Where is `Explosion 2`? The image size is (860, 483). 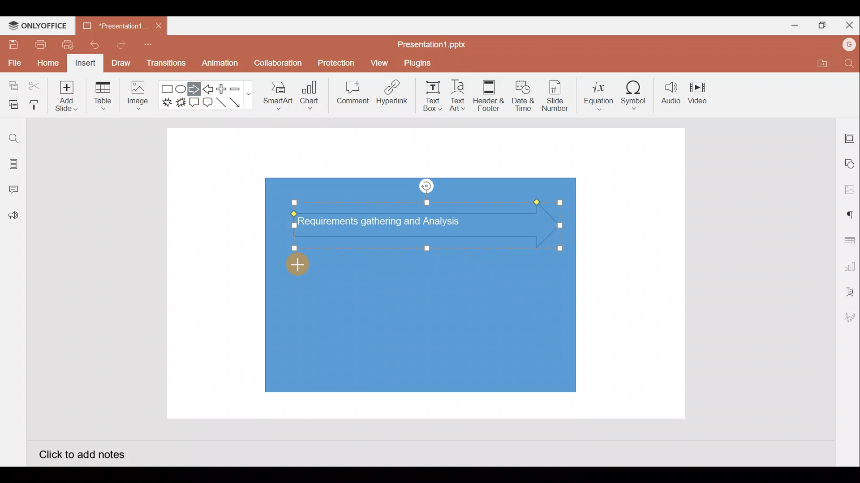 Explosion 2 is located at coordinates (181, 103).